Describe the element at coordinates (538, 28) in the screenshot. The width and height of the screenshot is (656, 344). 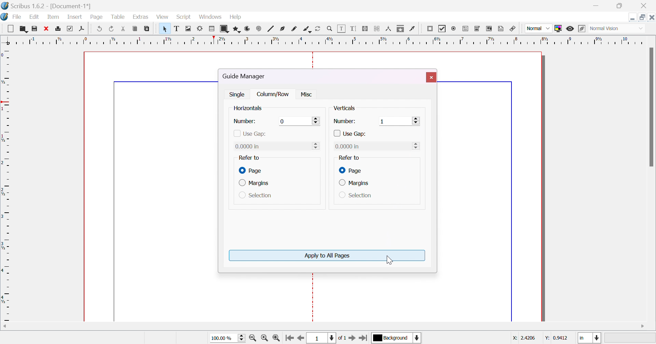
I see `Normal` at that location.